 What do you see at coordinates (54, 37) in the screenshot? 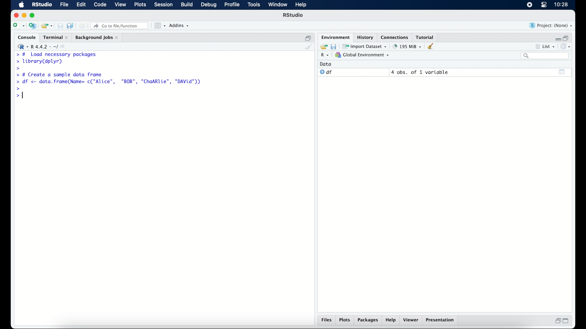
I see `Terminal` at bounding box center [54, 37].